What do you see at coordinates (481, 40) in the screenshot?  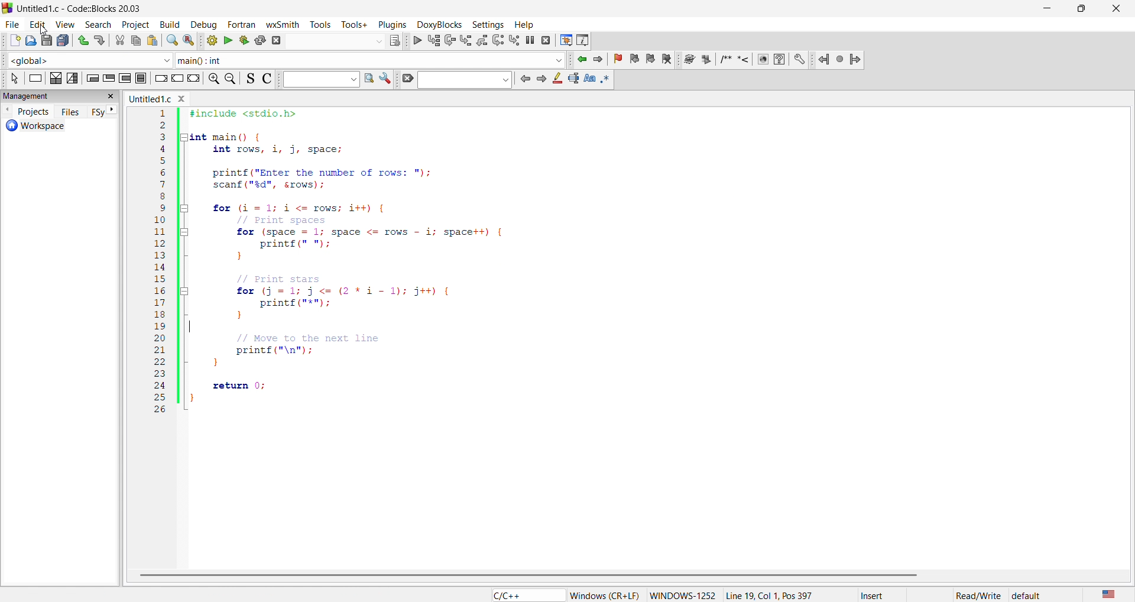 I see `step out` at bounding box center [481, 40].